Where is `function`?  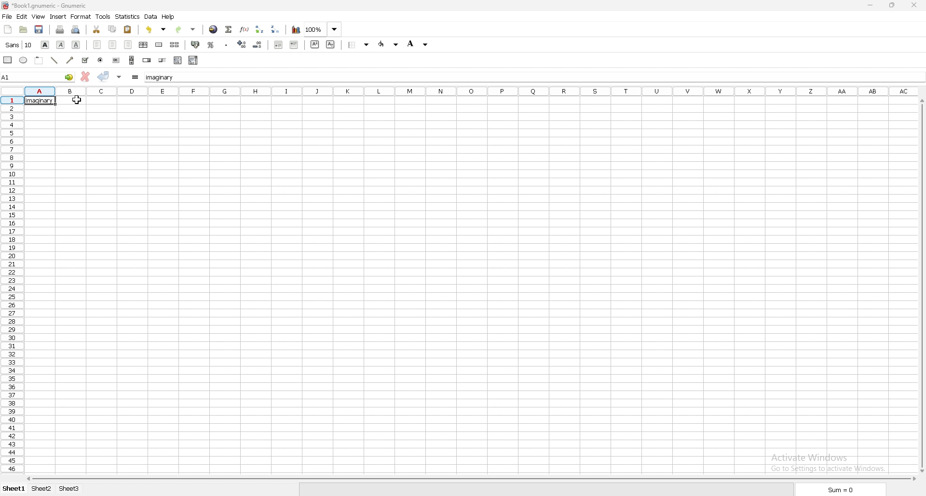
function is located at coordinates (245, 29).